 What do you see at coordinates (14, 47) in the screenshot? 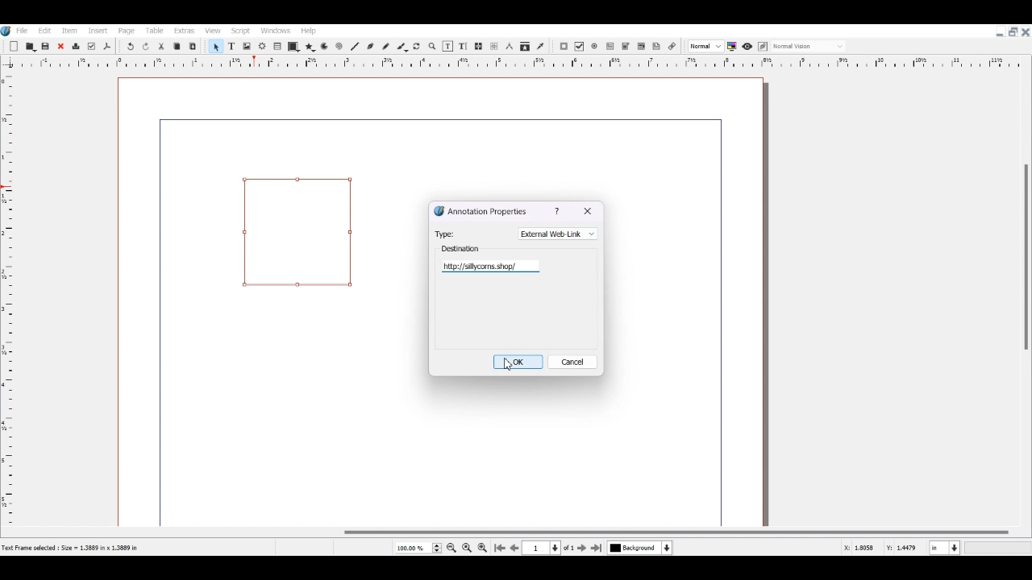
I see `Add` at bounding box center [14, 47].